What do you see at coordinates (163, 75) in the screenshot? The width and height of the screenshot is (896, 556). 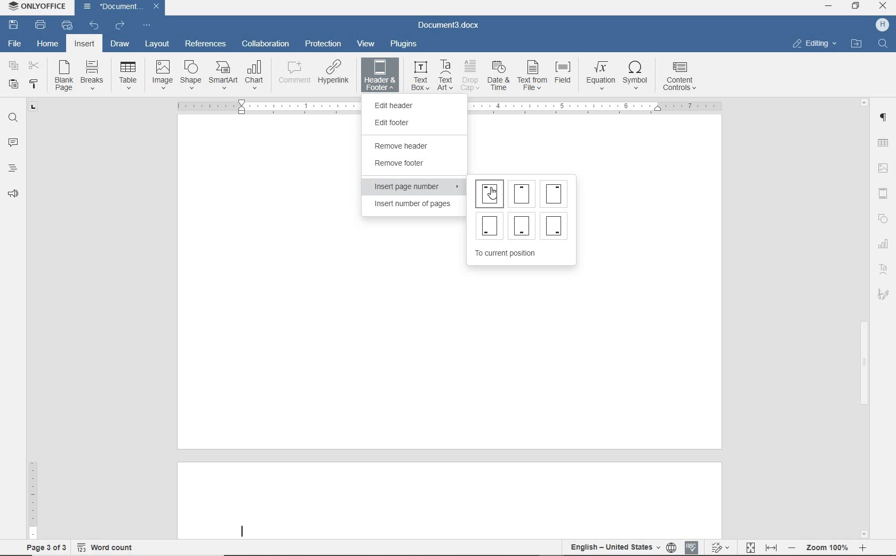 I see `IMAGE` at bounding box center [163, 75].